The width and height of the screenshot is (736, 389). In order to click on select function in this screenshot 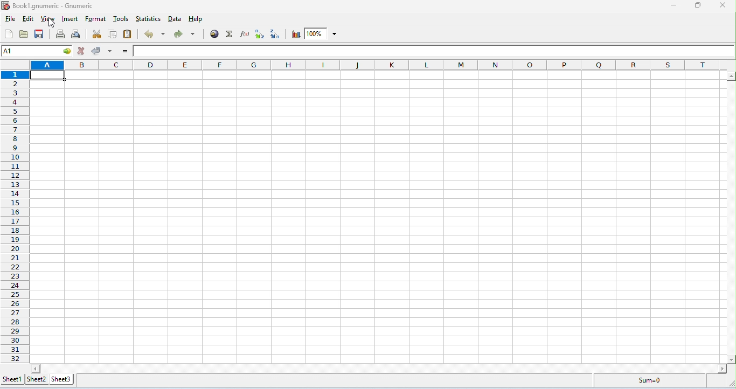, I will do `click(231, 34)`.